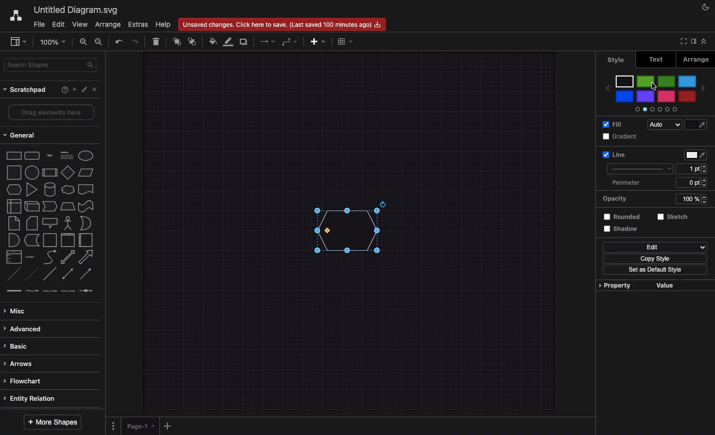 This screenshot has width=715, height=435. Describe the element at coordinates (660, 183) in the screenshot. I see `Perimeter ` at that location.